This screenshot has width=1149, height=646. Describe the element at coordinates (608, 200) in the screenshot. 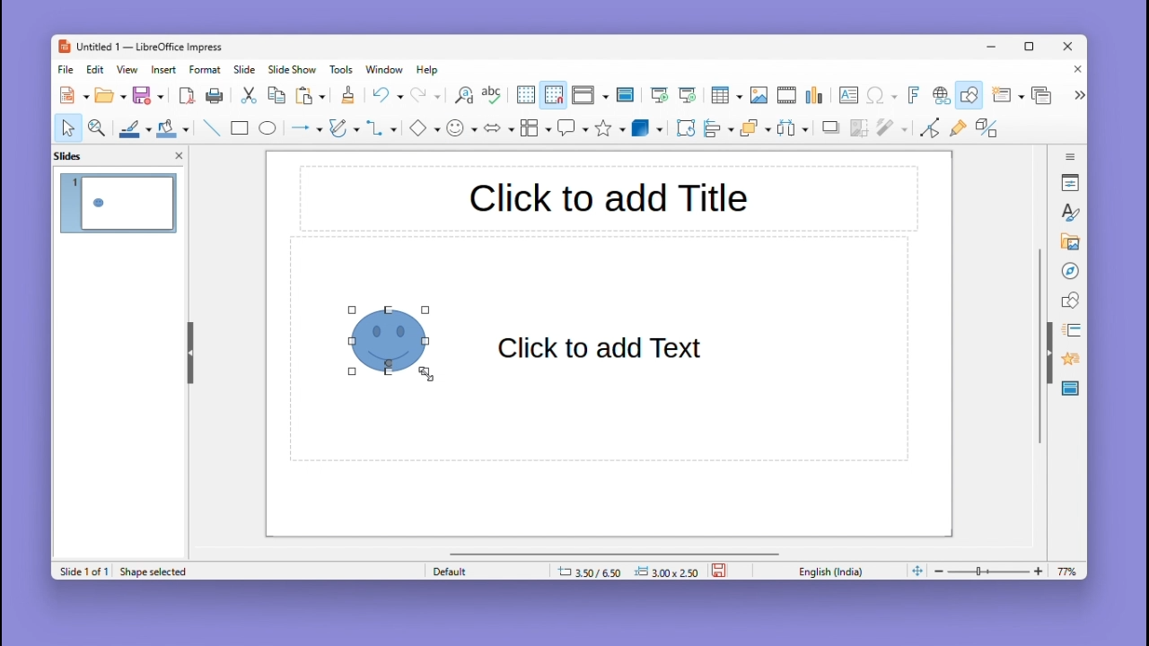

I see `Title` at that location.